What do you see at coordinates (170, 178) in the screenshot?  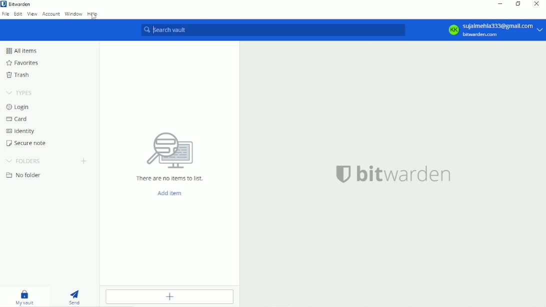 I see `There are no items to list.` at bounding box center [170, 178].